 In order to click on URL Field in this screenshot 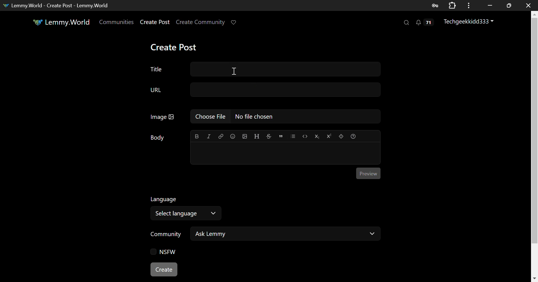, I will do `click(263, 91)`.